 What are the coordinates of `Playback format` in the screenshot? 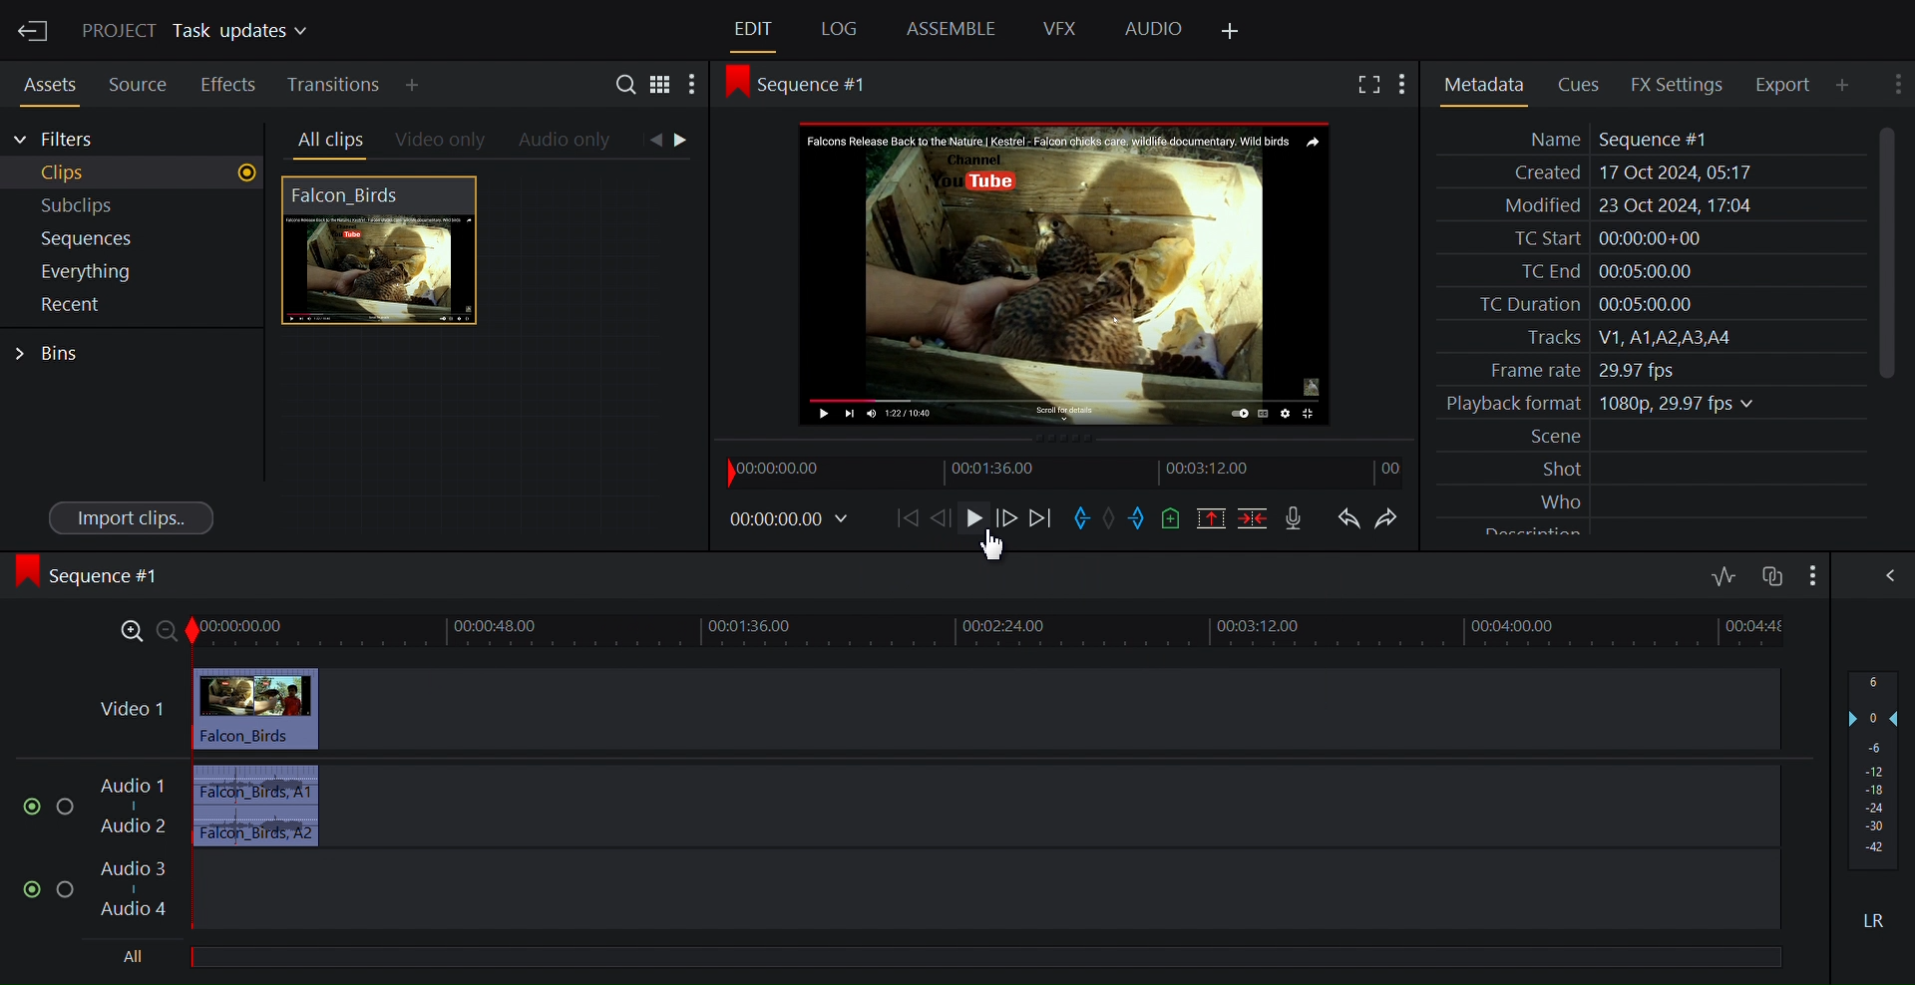 It's located at (1649, 404).